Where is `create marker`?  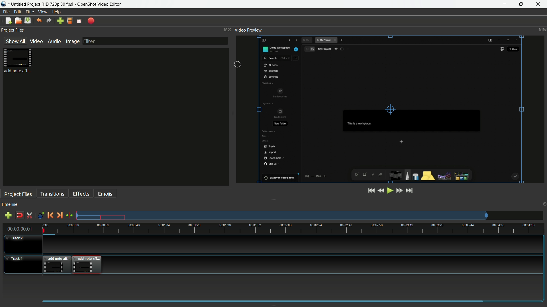
create marker is located at coordinates (41, 215).